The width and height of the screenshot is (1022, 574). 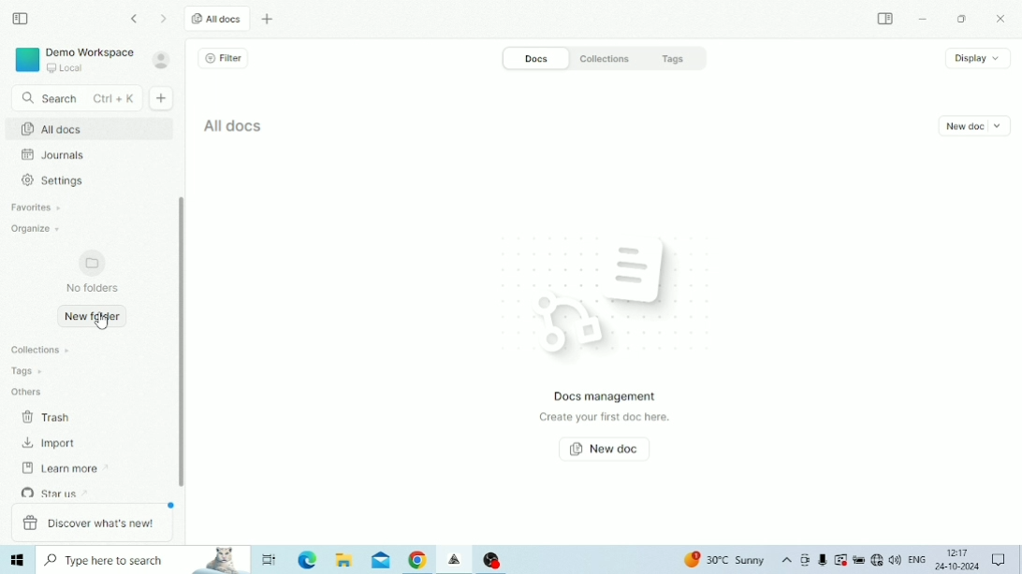 What do you see at coordinates (456, 560) in the screenshot?
I see `Affine` at bounding box center [456, 560].